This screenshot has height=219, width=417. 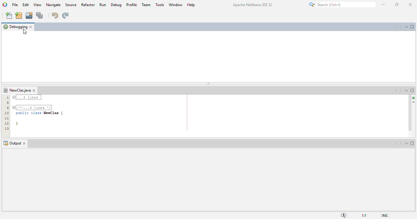 I want to click on scroll documents right, so click(x=400, y=143).